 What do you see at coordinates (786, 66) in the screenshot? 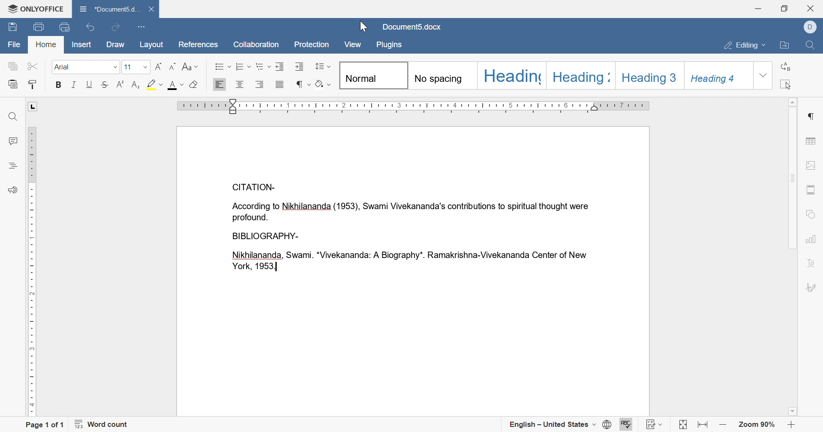
I see `replace all` at bounding box center [786, 66].